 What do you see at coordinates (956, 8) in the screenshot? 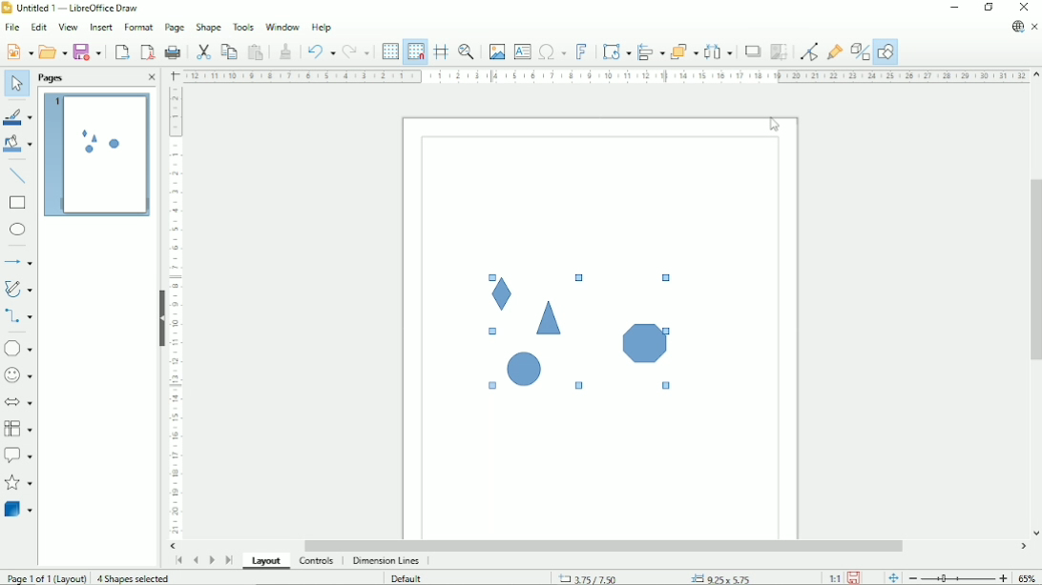
I see `Minimize` at bounding box center [956, 8].